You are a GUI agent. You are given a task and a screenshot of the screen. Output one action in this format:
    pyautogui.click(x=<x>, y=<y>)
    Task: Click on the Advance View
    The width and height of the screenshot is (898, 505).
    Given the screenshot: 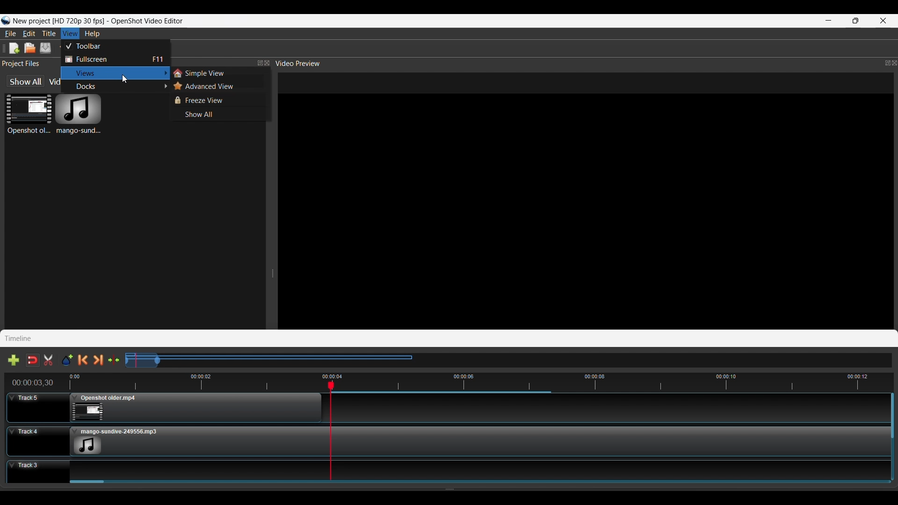 What is the action you would take?
    pyautogui.click(x=218, y=87)
    